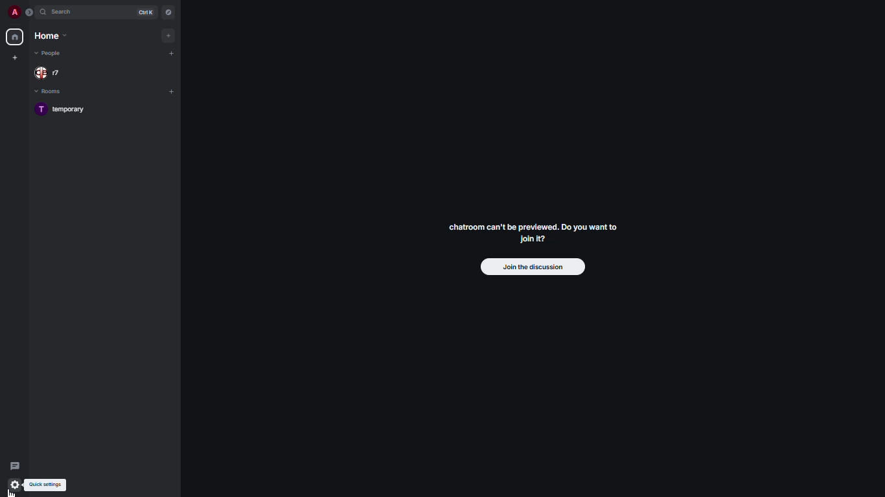  What do you see at coordinates (171, 90) in the screenshot?
I see `add` at bounding box center [171, 90].